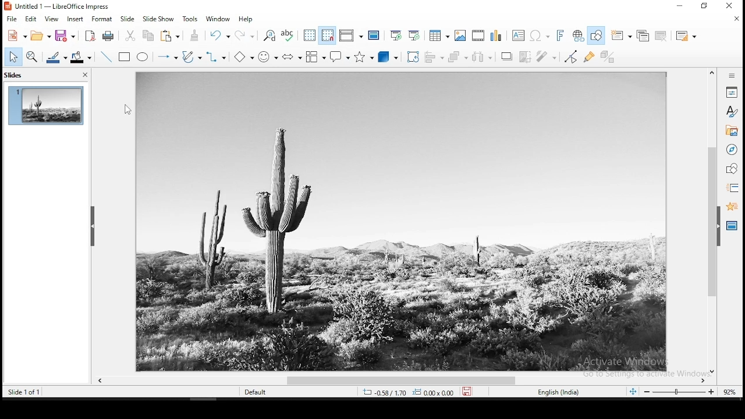 The width and height of the screenshot is (745, 419). I want to click on paste, so click(172, 36).